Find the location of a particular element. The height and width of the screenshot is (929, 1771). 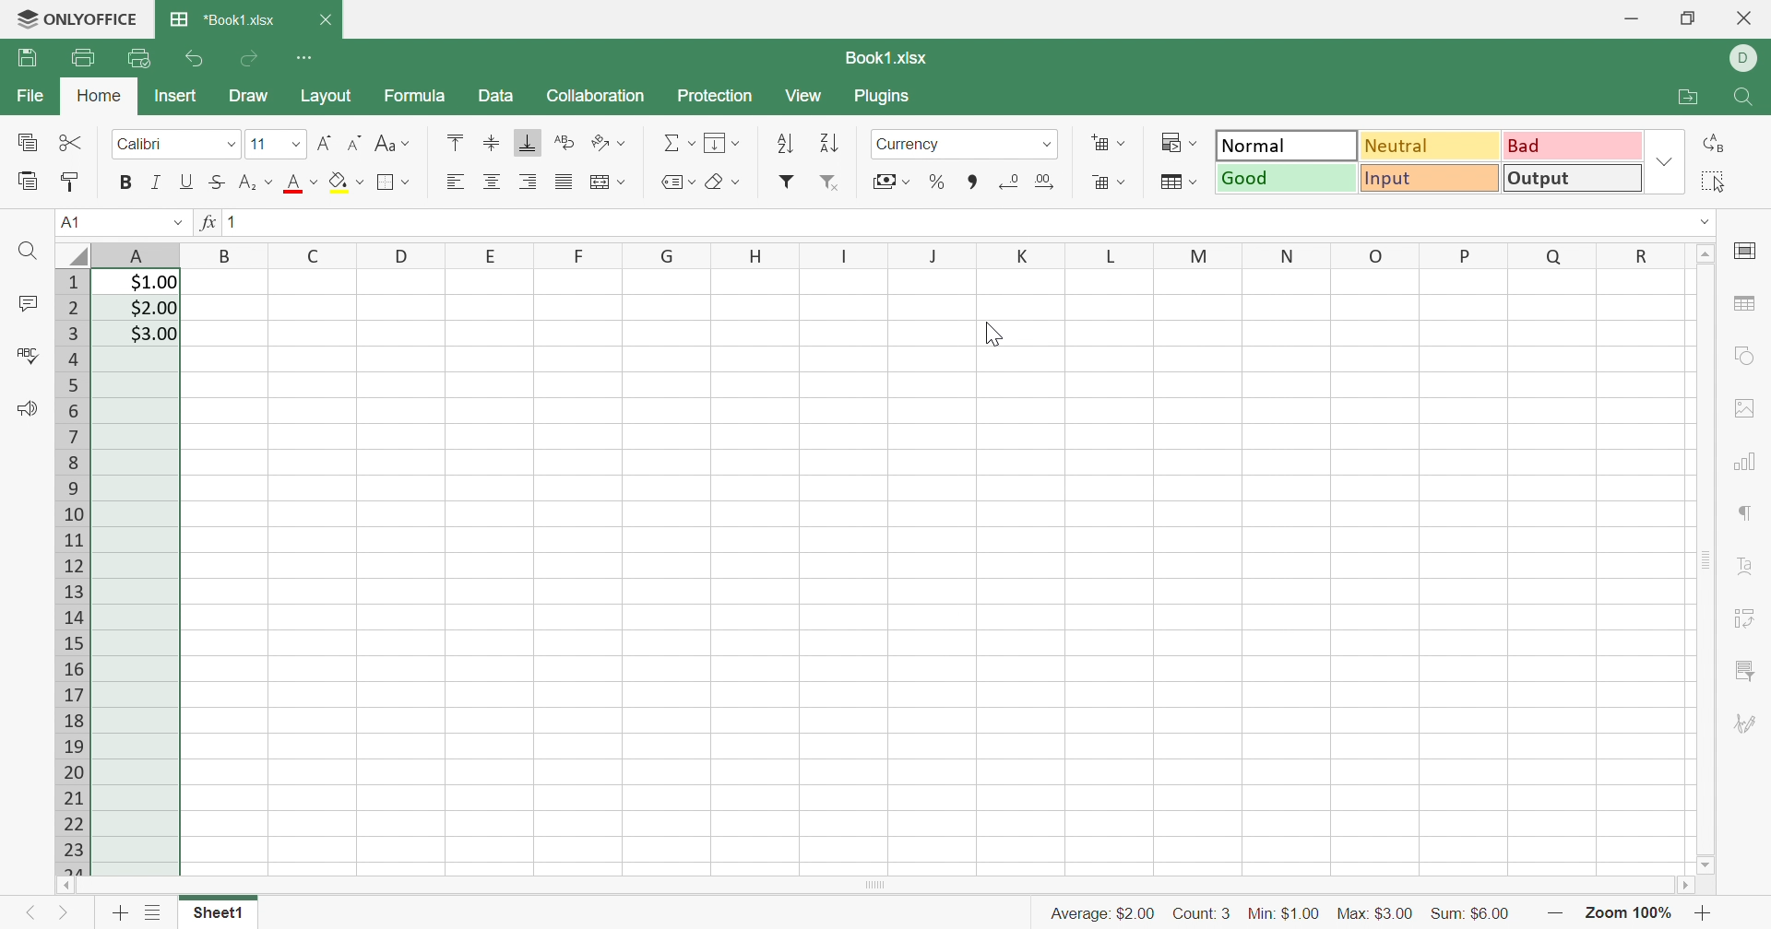

List of sheets is located at coordinates (154, 911).